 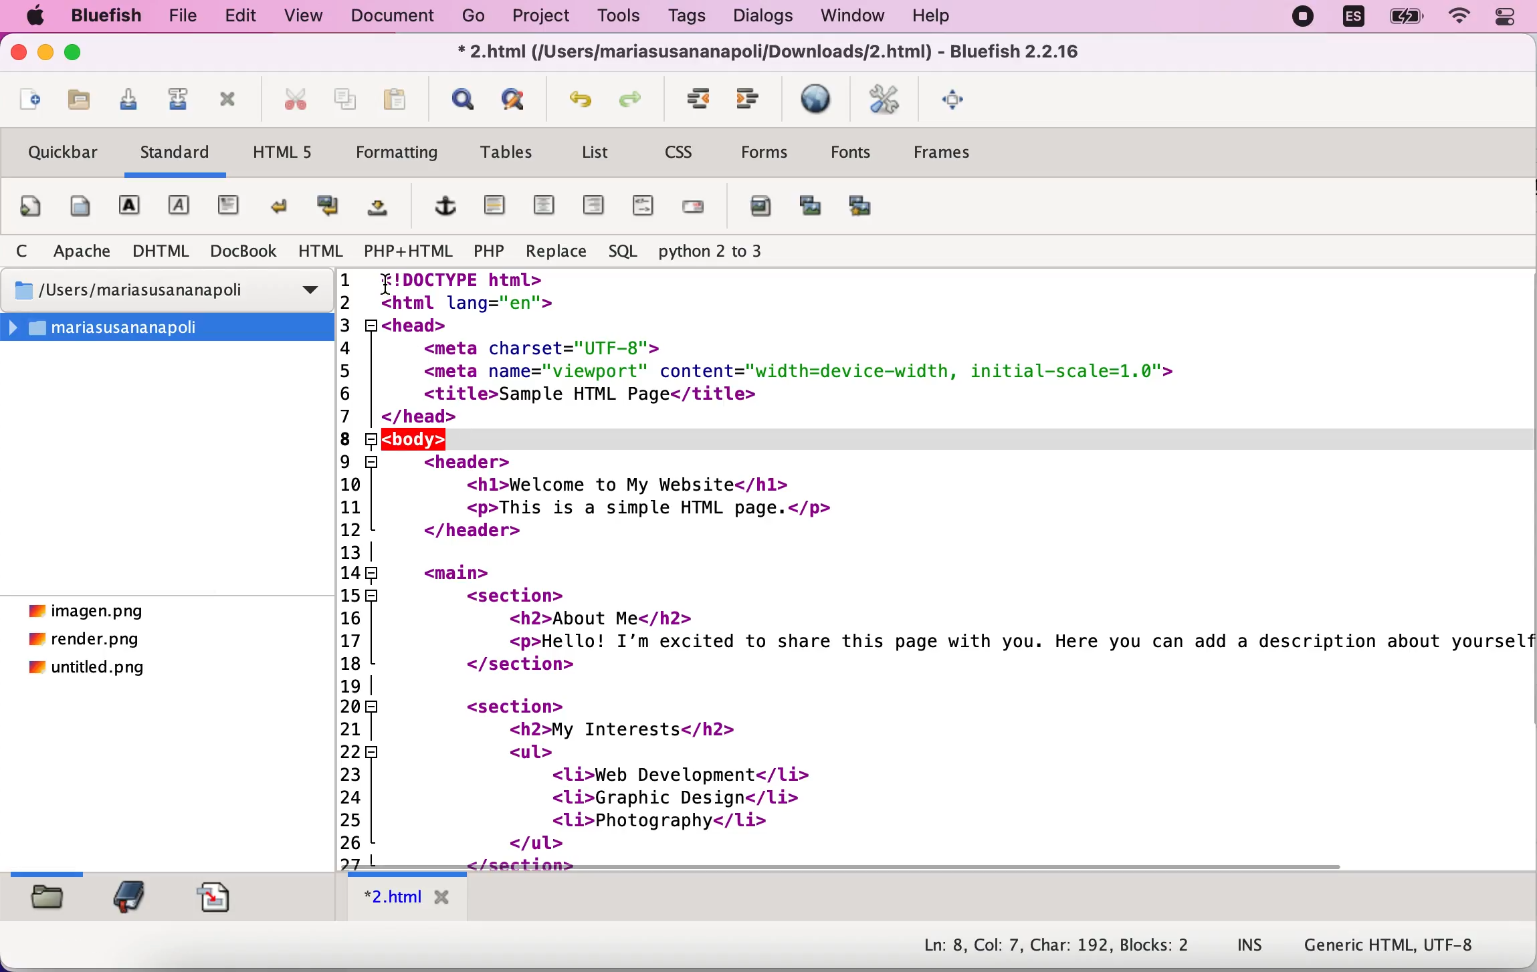 I want to click on php+html, so click(x=407, y=250).